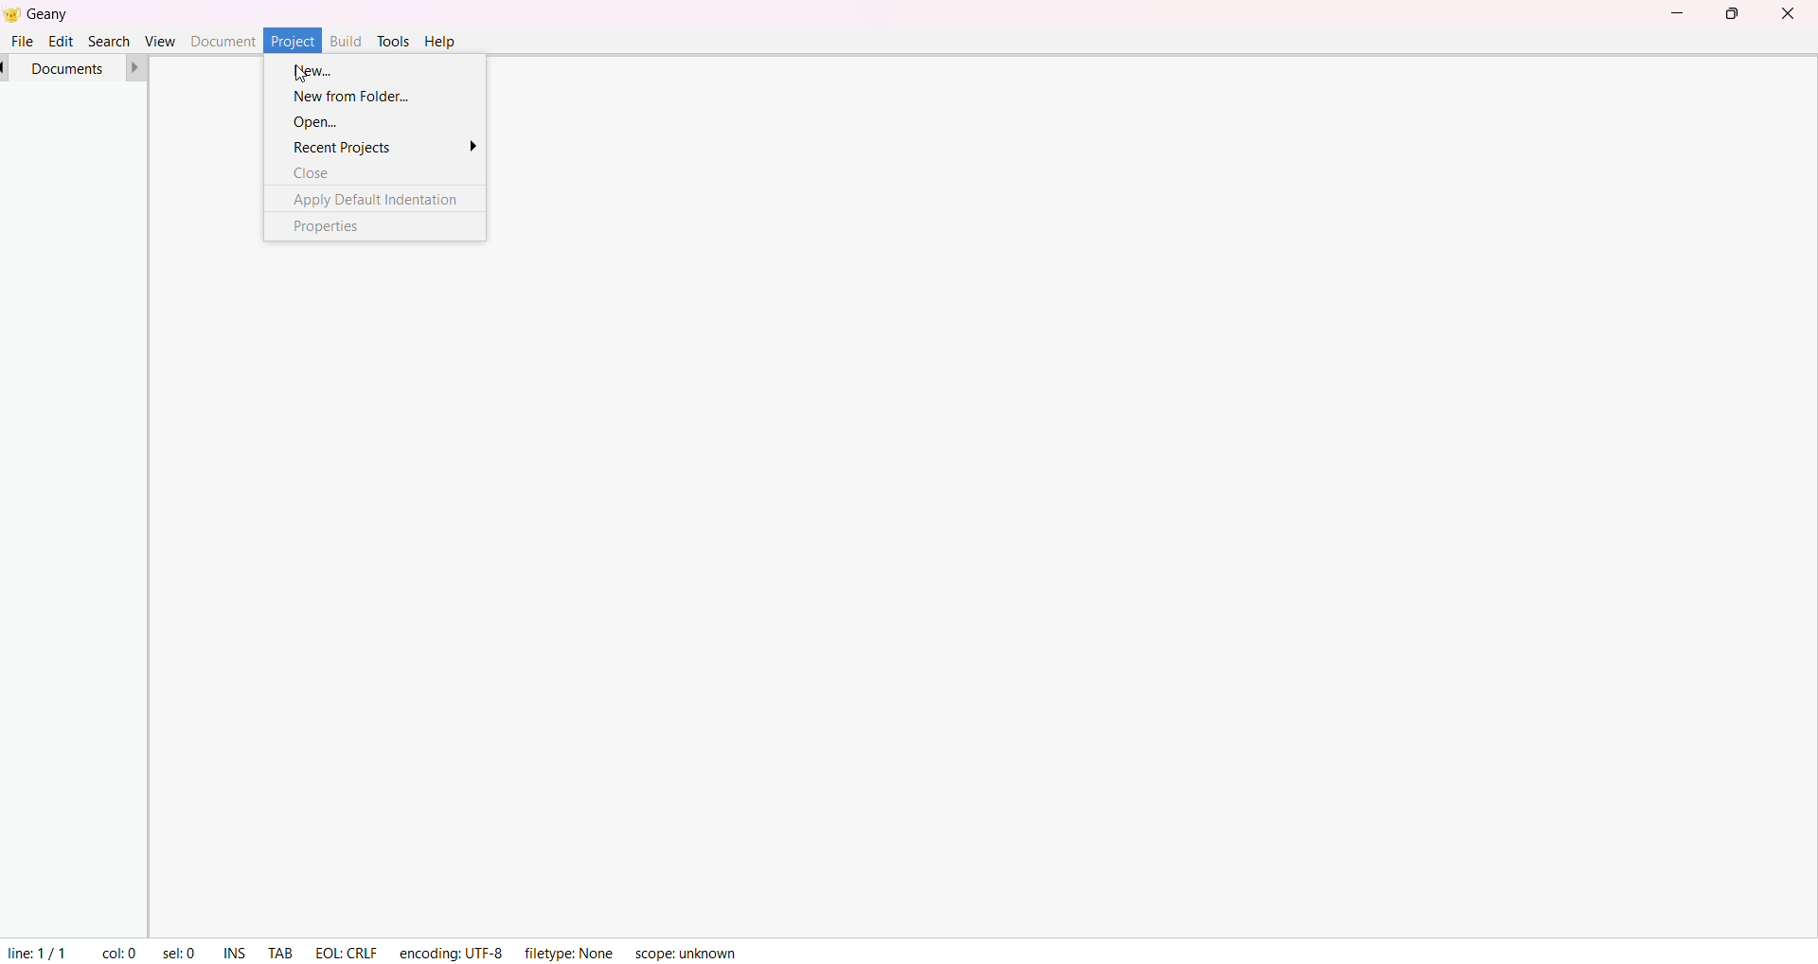  I want to click on view, so click(158, 40).